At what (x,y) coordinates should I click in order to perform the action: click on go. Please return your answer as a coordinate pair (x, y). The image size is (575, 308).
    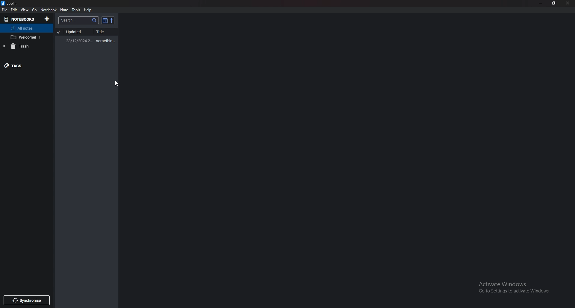
    Looking at the image, I should click on (35, 10).